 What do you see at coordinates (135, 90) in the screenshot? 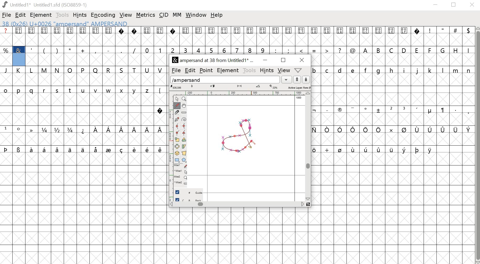
I see `y` at bounding box center [135, 90].